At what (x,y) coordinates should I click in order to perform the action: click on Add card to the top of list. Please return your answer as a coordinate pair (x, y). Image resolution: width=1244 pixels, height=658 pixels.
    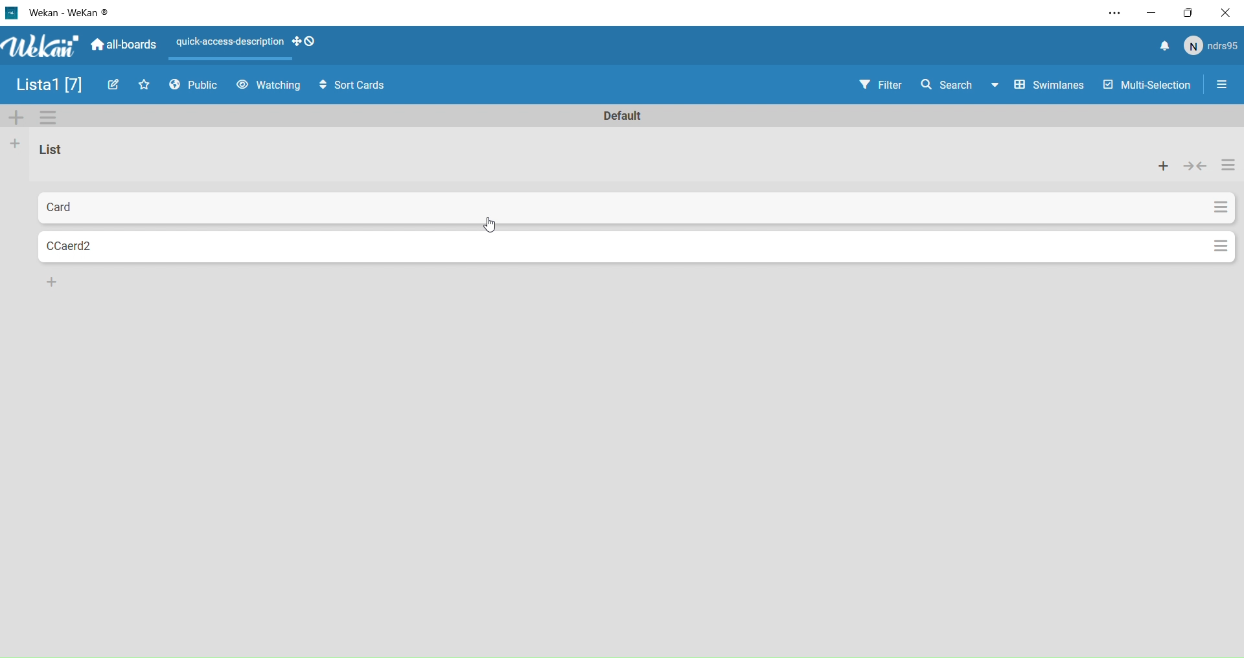
    Looking at the image, I should click on (1161, 166).